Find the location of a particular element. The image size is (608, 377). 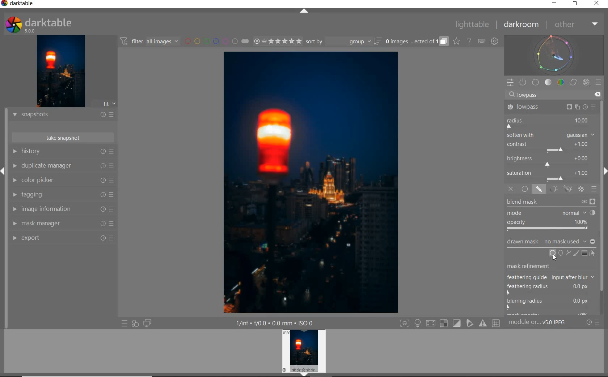

Preset and reset is located at coordinates (594, 108).